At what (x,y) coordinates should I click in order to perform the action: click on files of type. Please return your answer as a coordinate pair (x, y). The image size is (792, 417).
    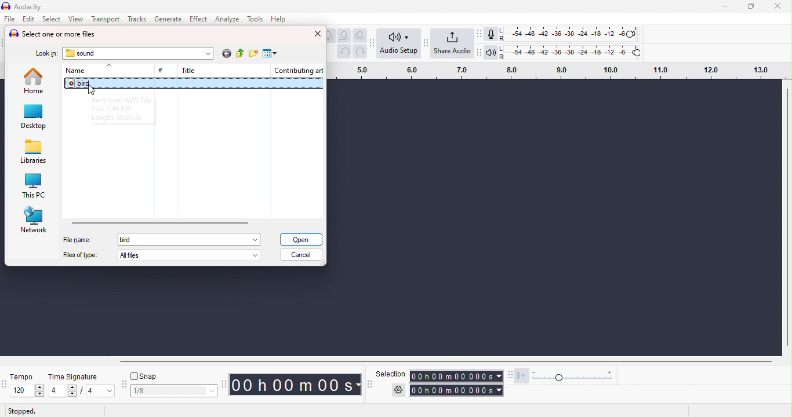
    Looking at the image, I should click on (80, 255).